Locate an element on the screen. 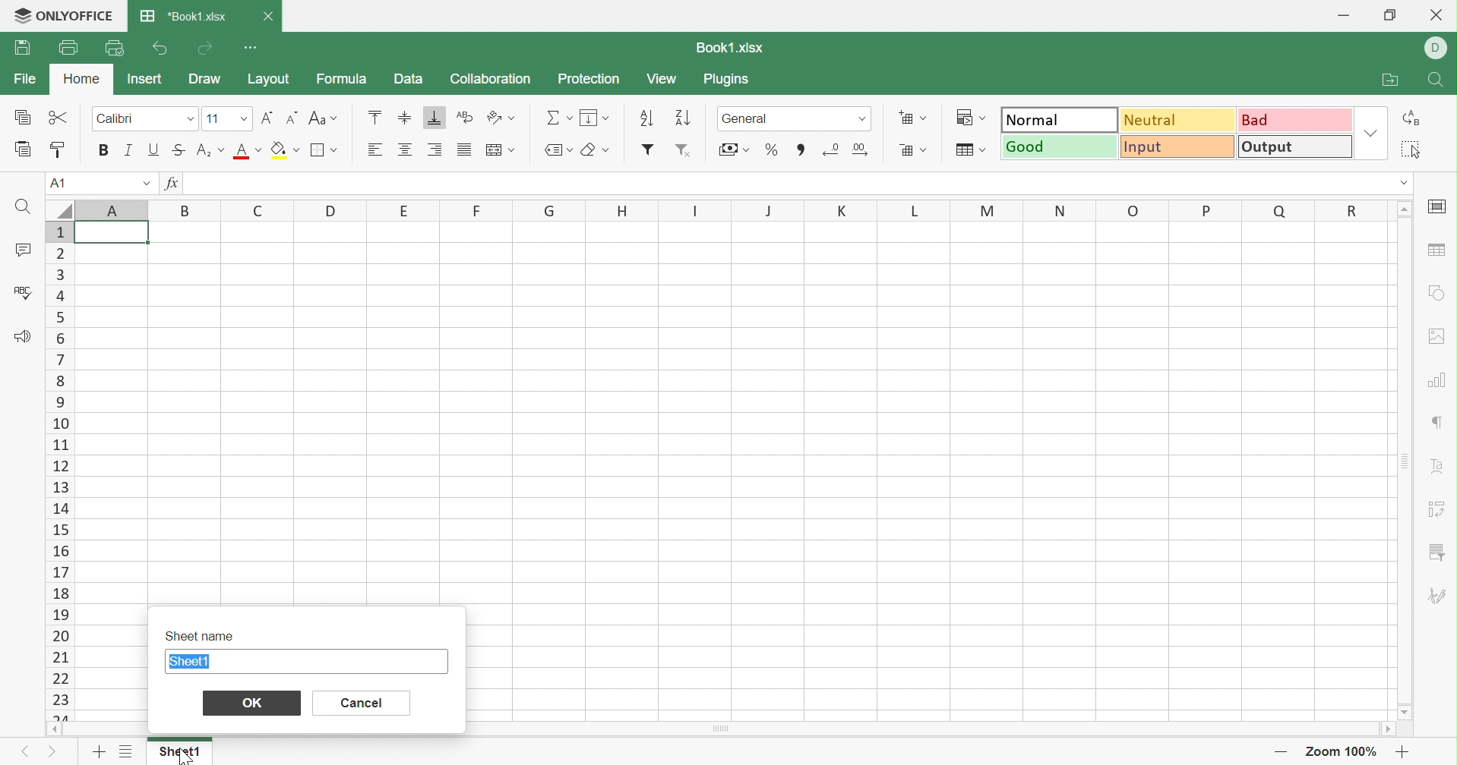 Image resolution: width=1457 pixels, height=765 pixels. Fonts drop down is located at coordinates (188, 119).